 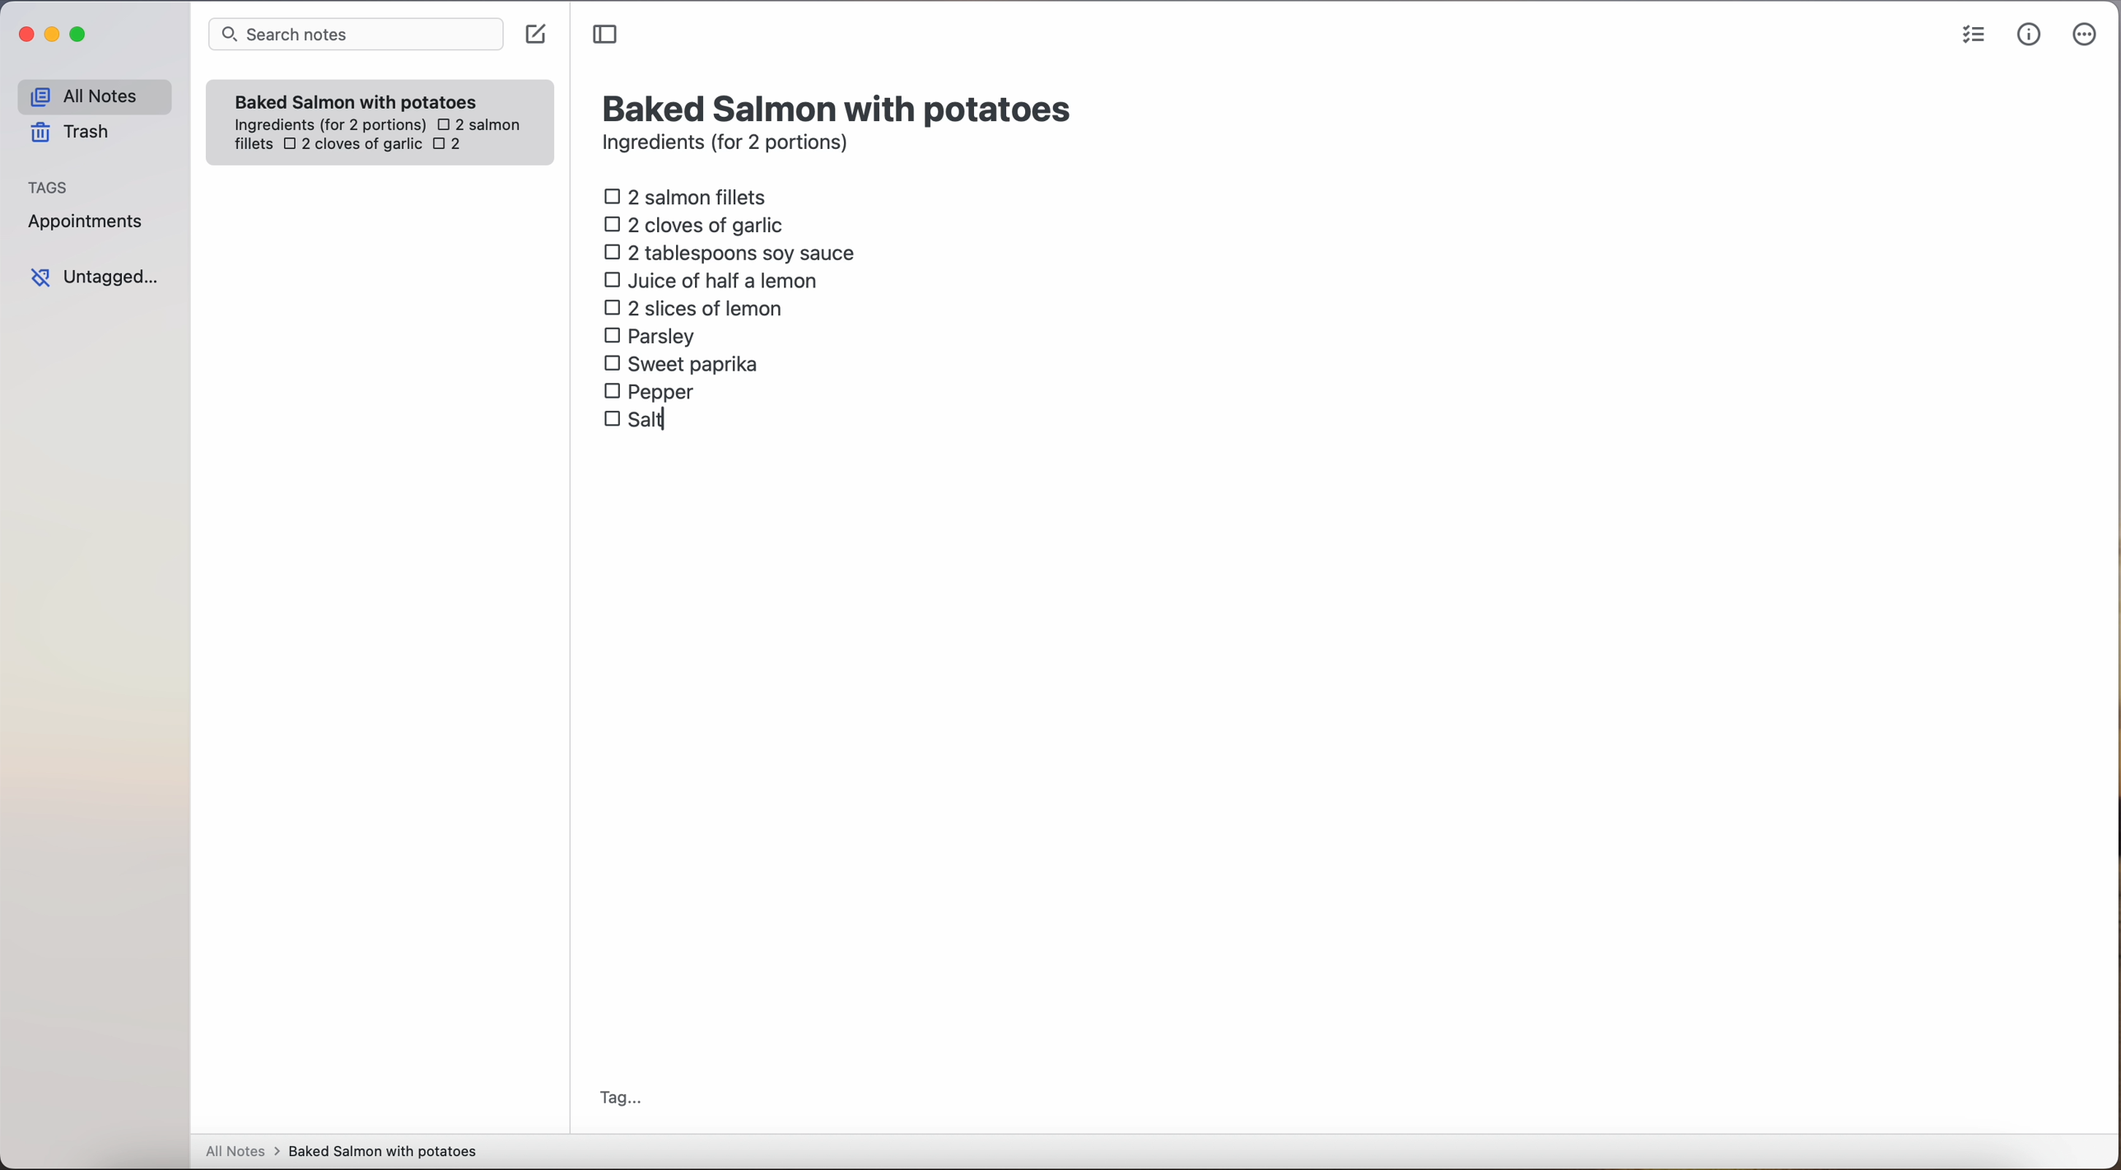 I want to click on juice of half a lemon, so click(x=716, y=280).